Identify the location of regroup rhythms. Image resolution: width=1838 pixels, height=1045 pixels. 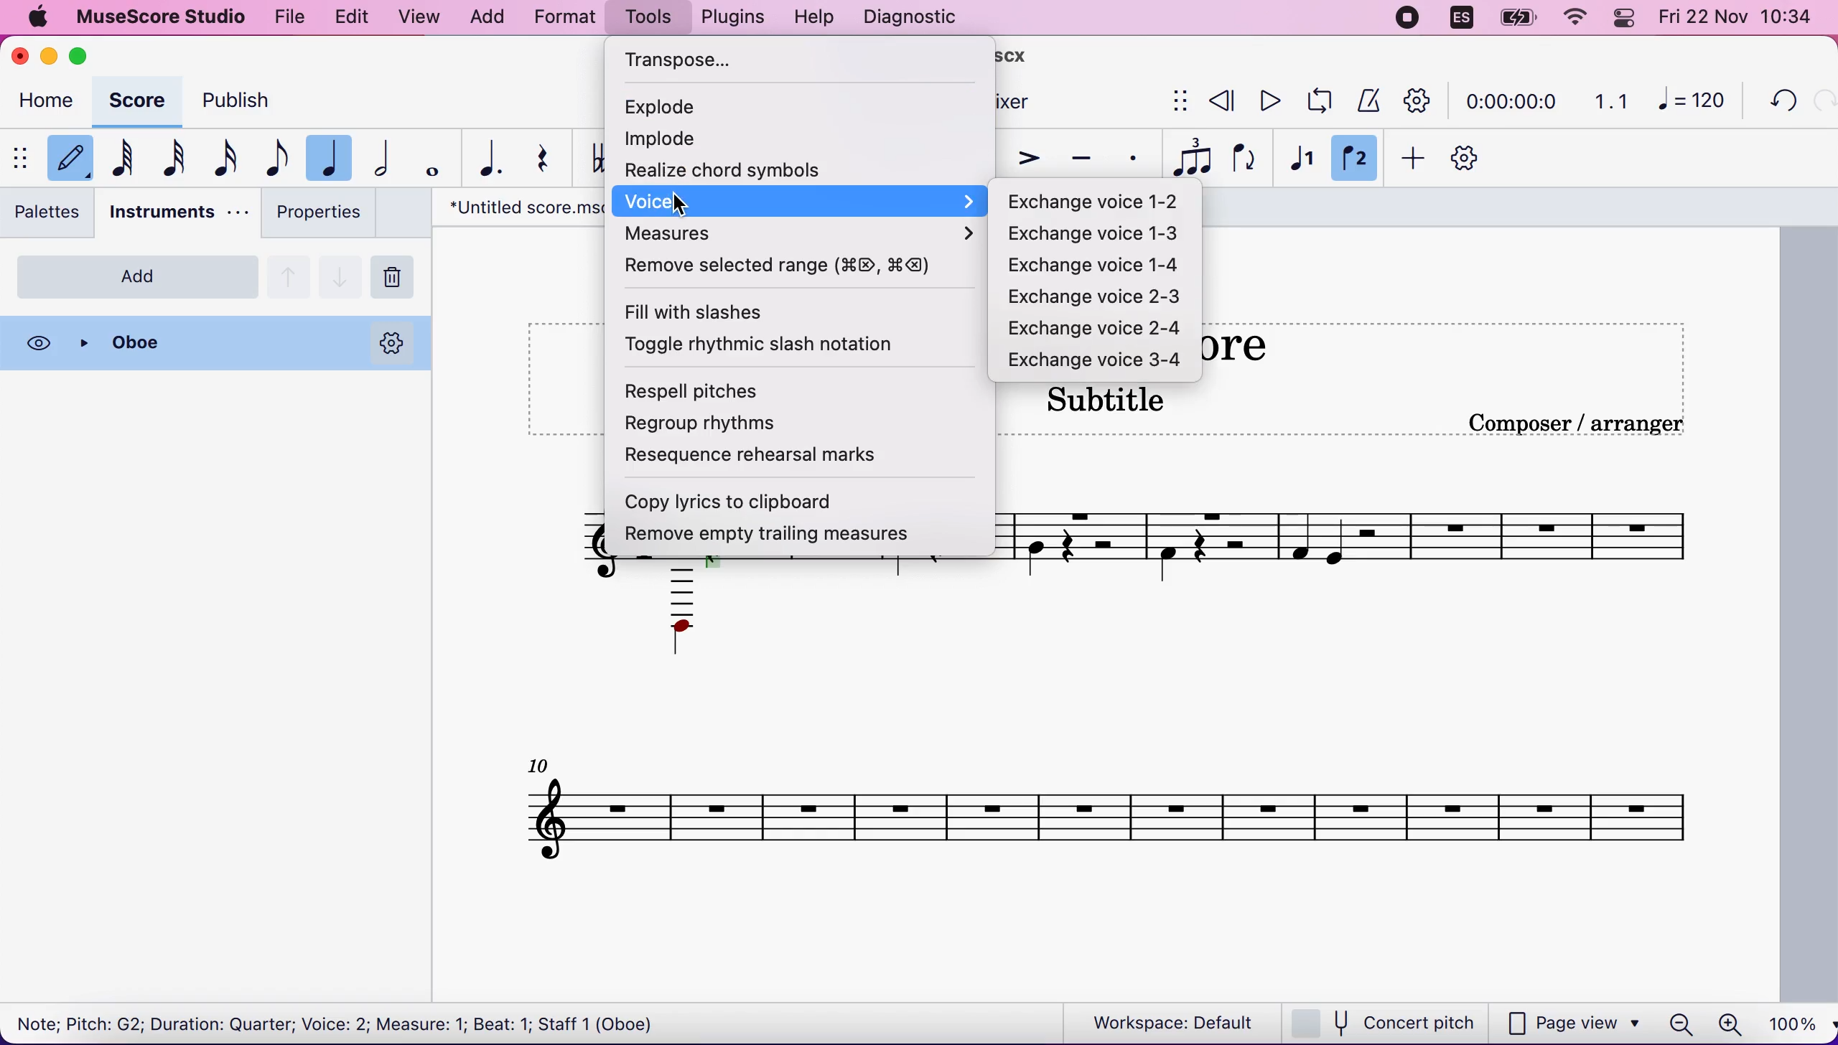
(728, 424).